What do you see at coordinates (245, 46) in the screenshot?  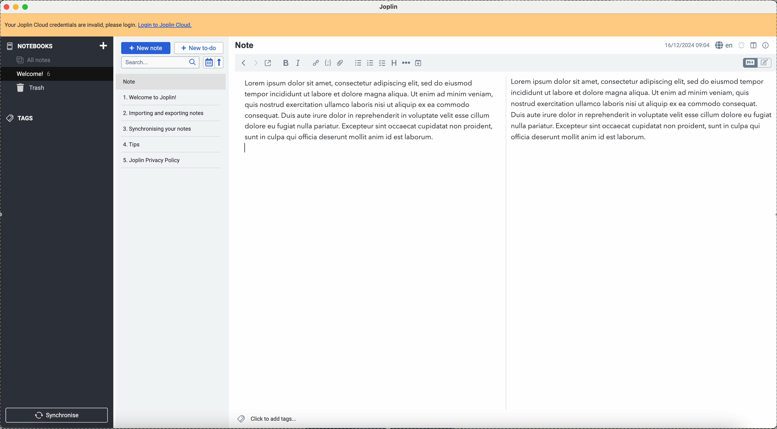 I see `note` at bounding box center [245, 46].